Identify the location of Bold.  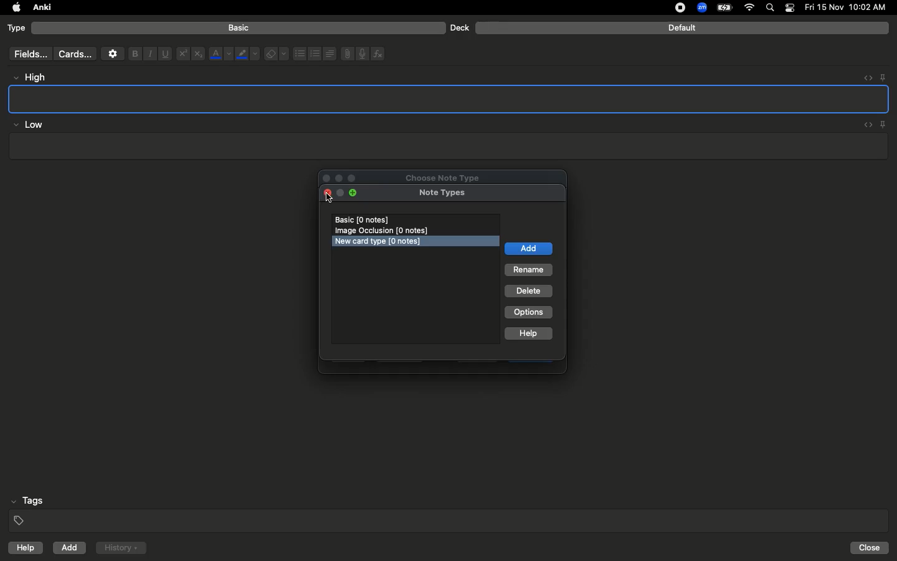
(134, 53).